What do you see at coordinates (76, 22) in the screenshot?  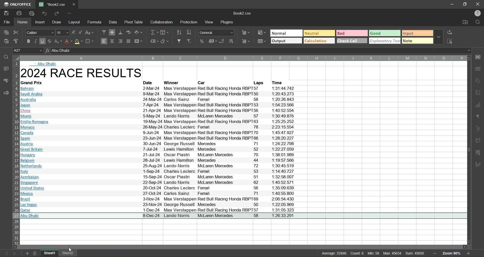 I see `layout` at bounding box center [76, 22].